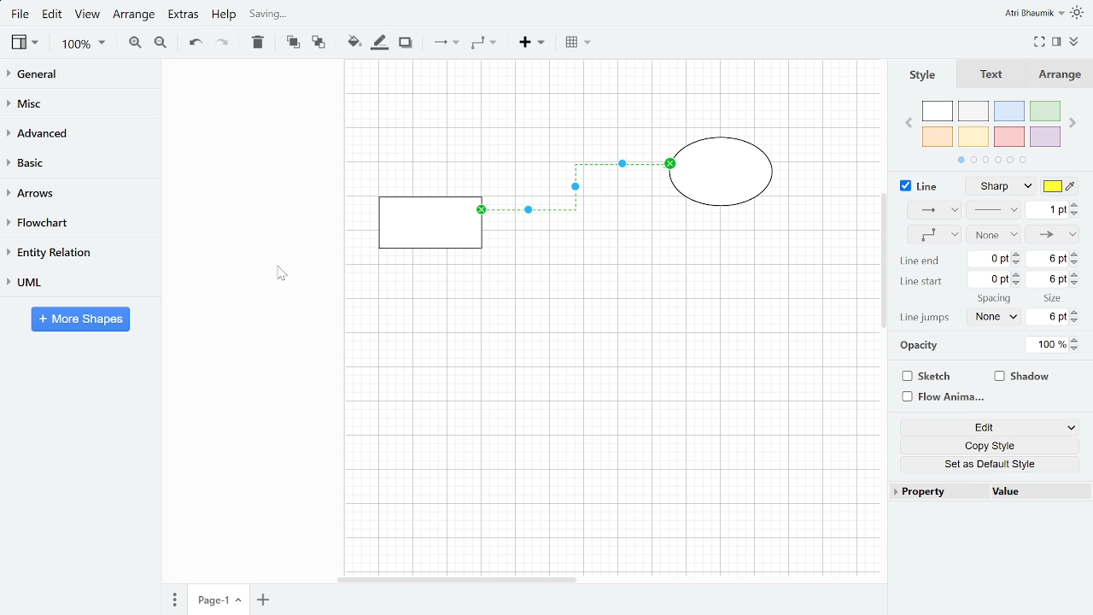 This screenshot has width=1093, height=615. Describe the element at coordinates (923, 282) in the screenshot. I see `line start` at that location.